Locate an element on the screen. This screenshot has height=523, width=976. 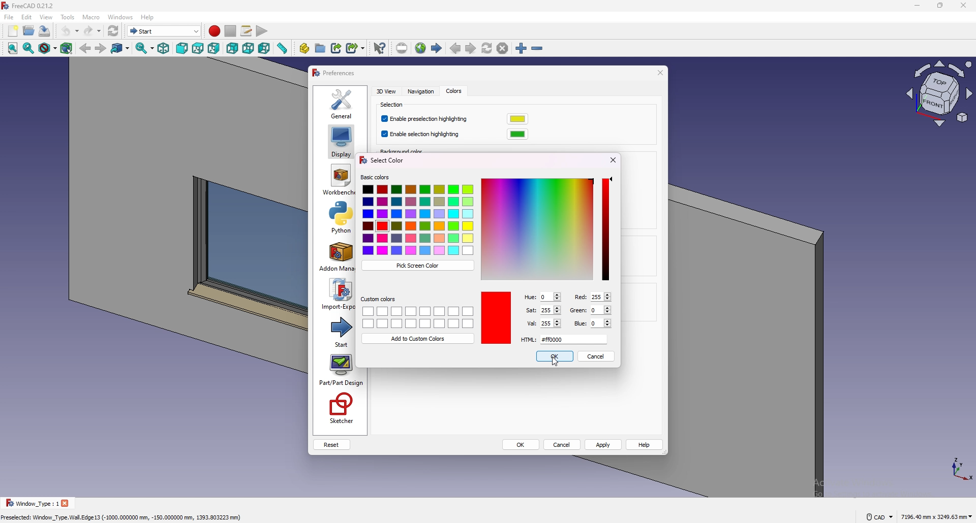
custom colors is located at coordinates (378, 299).